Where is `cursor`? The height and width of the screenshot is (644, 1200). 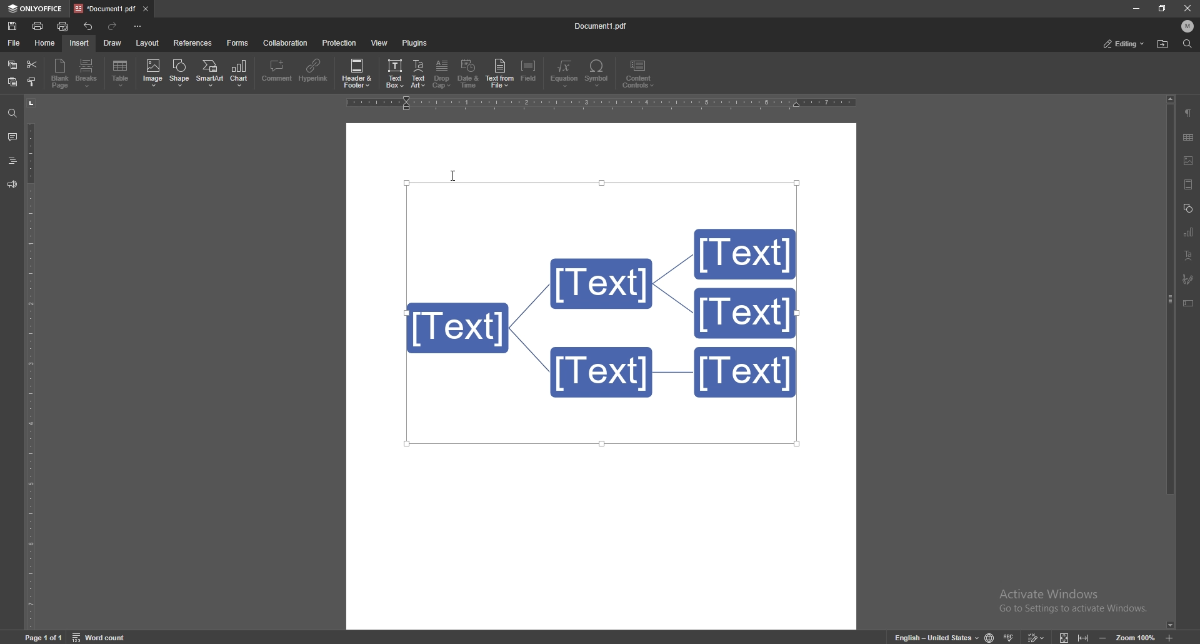 cursor is located at coordinates (455, 176).